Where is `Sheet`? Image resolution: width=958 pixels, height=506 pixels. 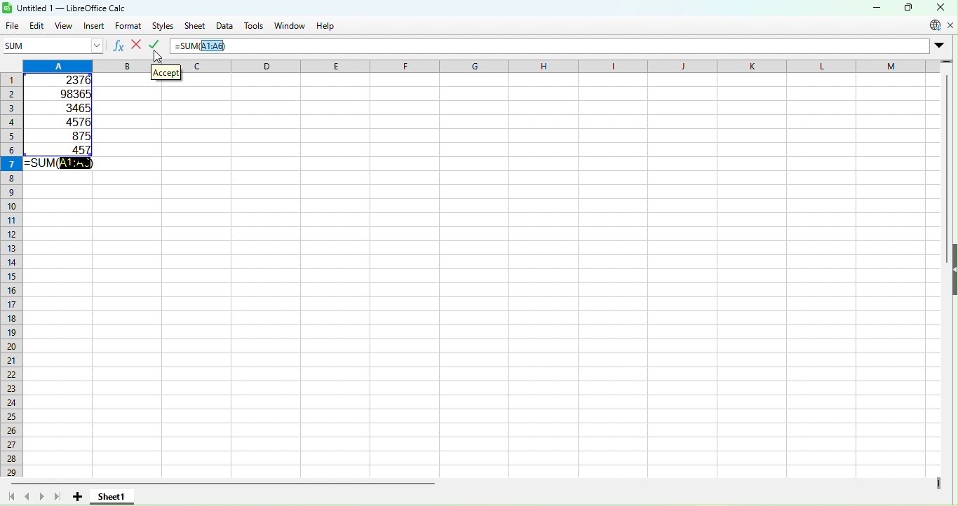
Sheet is located at coordinates (196, 27).